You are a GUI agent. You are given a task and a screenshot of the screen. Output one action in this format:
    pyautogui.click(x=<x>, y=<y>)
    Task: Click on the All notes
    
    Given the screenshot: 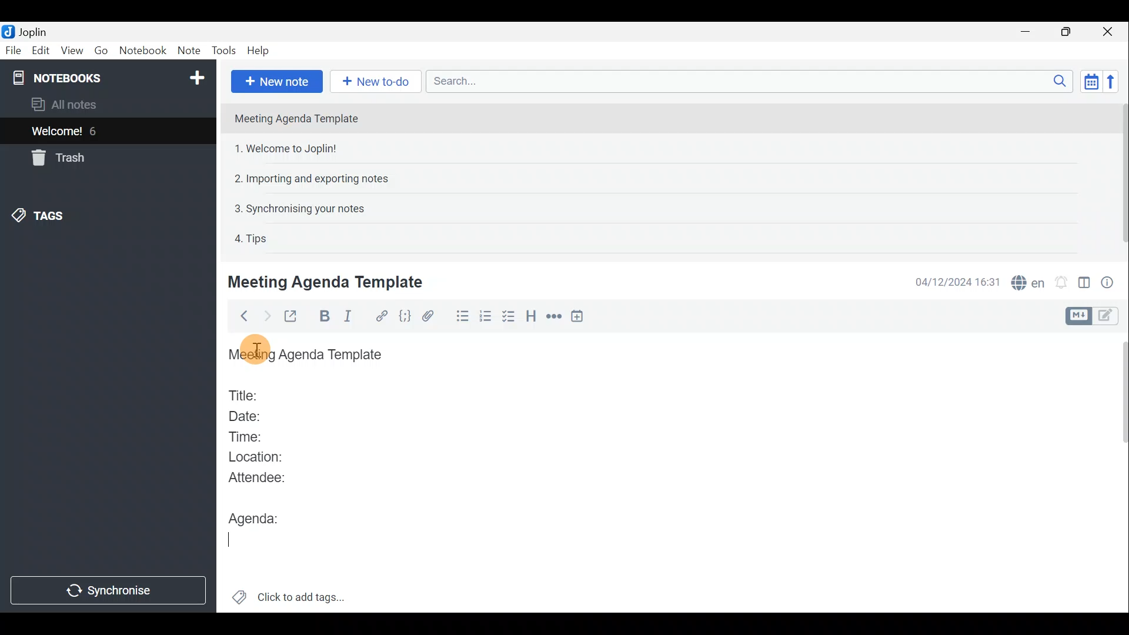 What is the action you would take?
    pyautogui.click(x=83, y=104)
    